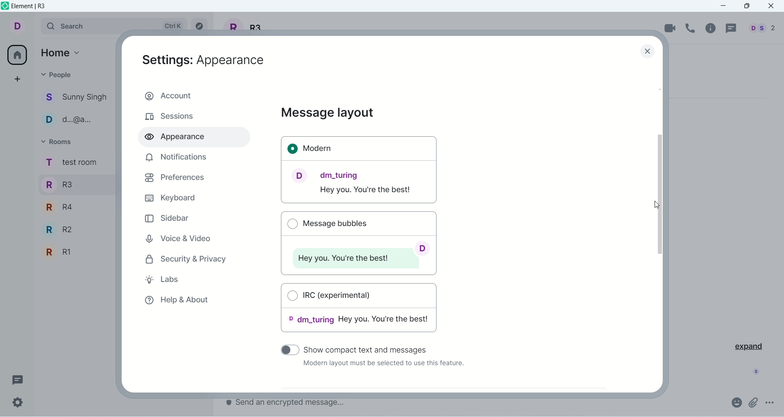 The width and height of the screenshot is (784, 417). What do you see at coordinates (75, 253) in the screenshot?
I see `R1` at bounding box center [75, 253].